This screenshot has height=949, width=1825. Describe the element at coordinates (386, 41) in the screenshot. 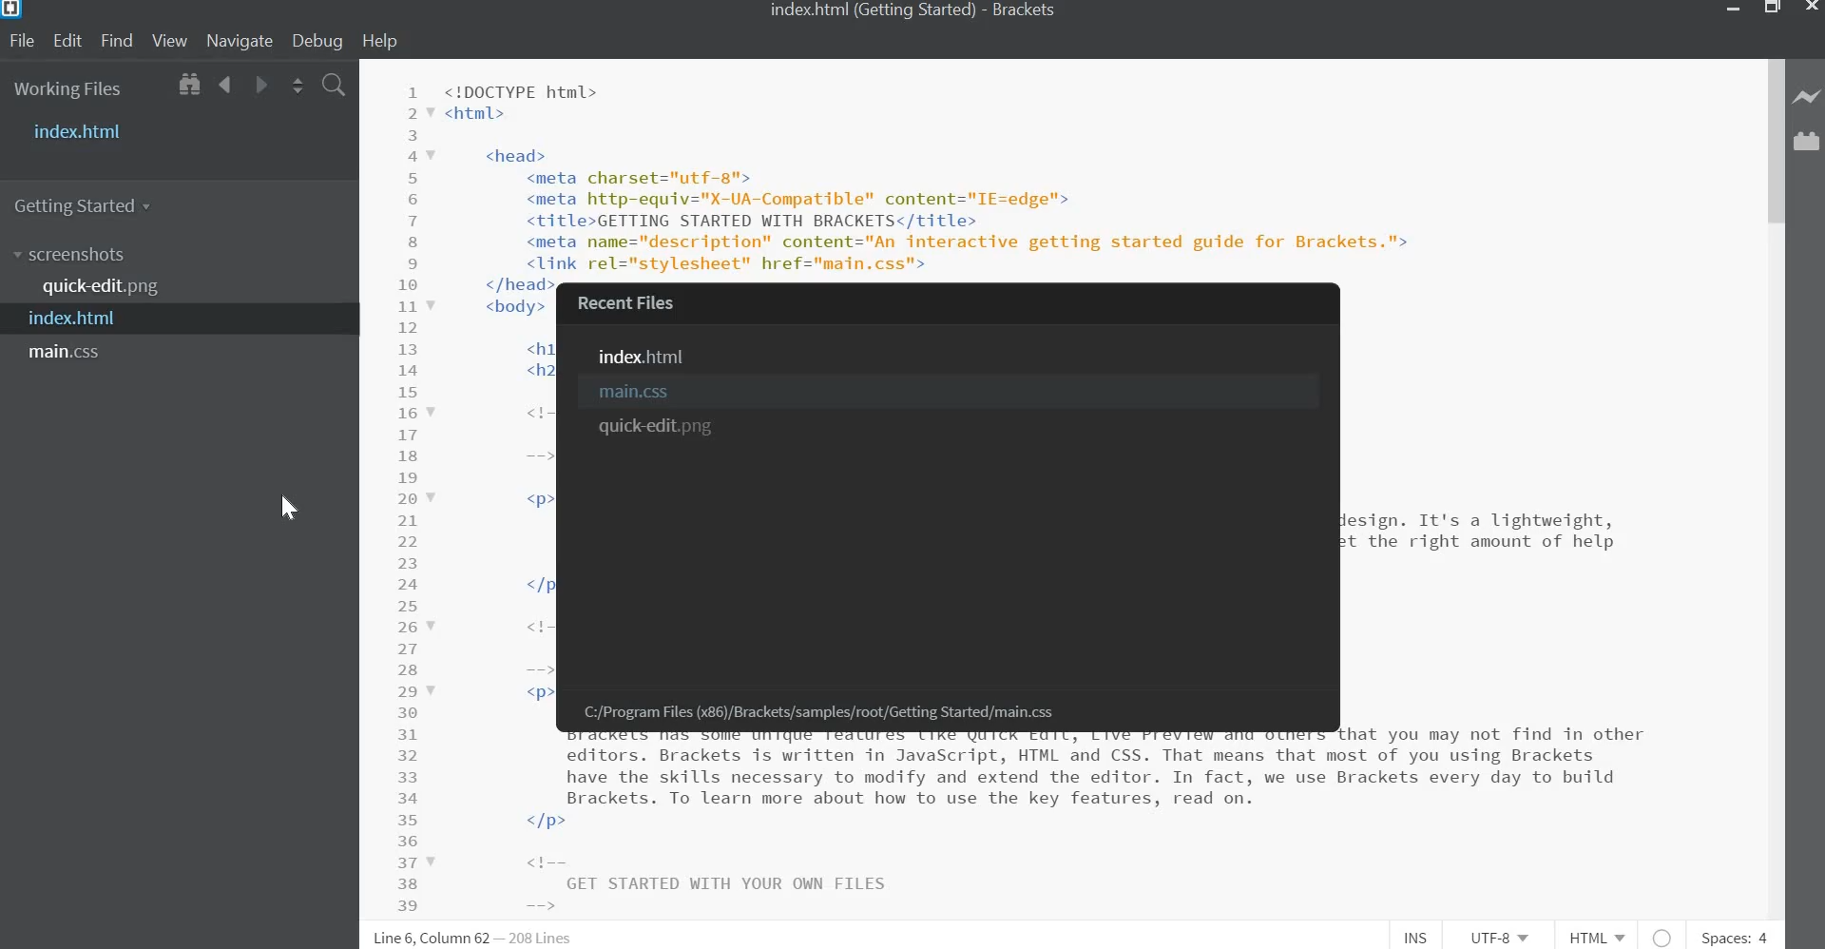

I see `Help` at that location.